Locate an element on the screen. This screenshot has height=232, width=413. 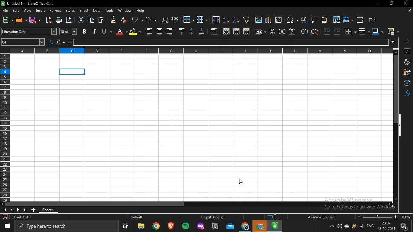
onedrive -personal is located at coordinates (347, 227).